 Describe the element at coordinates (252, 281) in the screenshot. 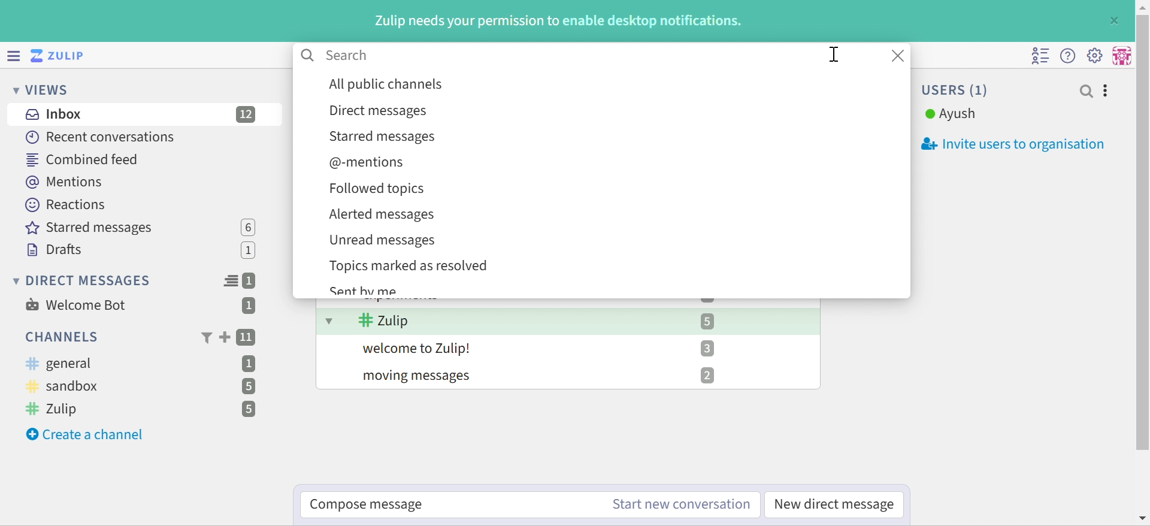

I see `1` at that location.